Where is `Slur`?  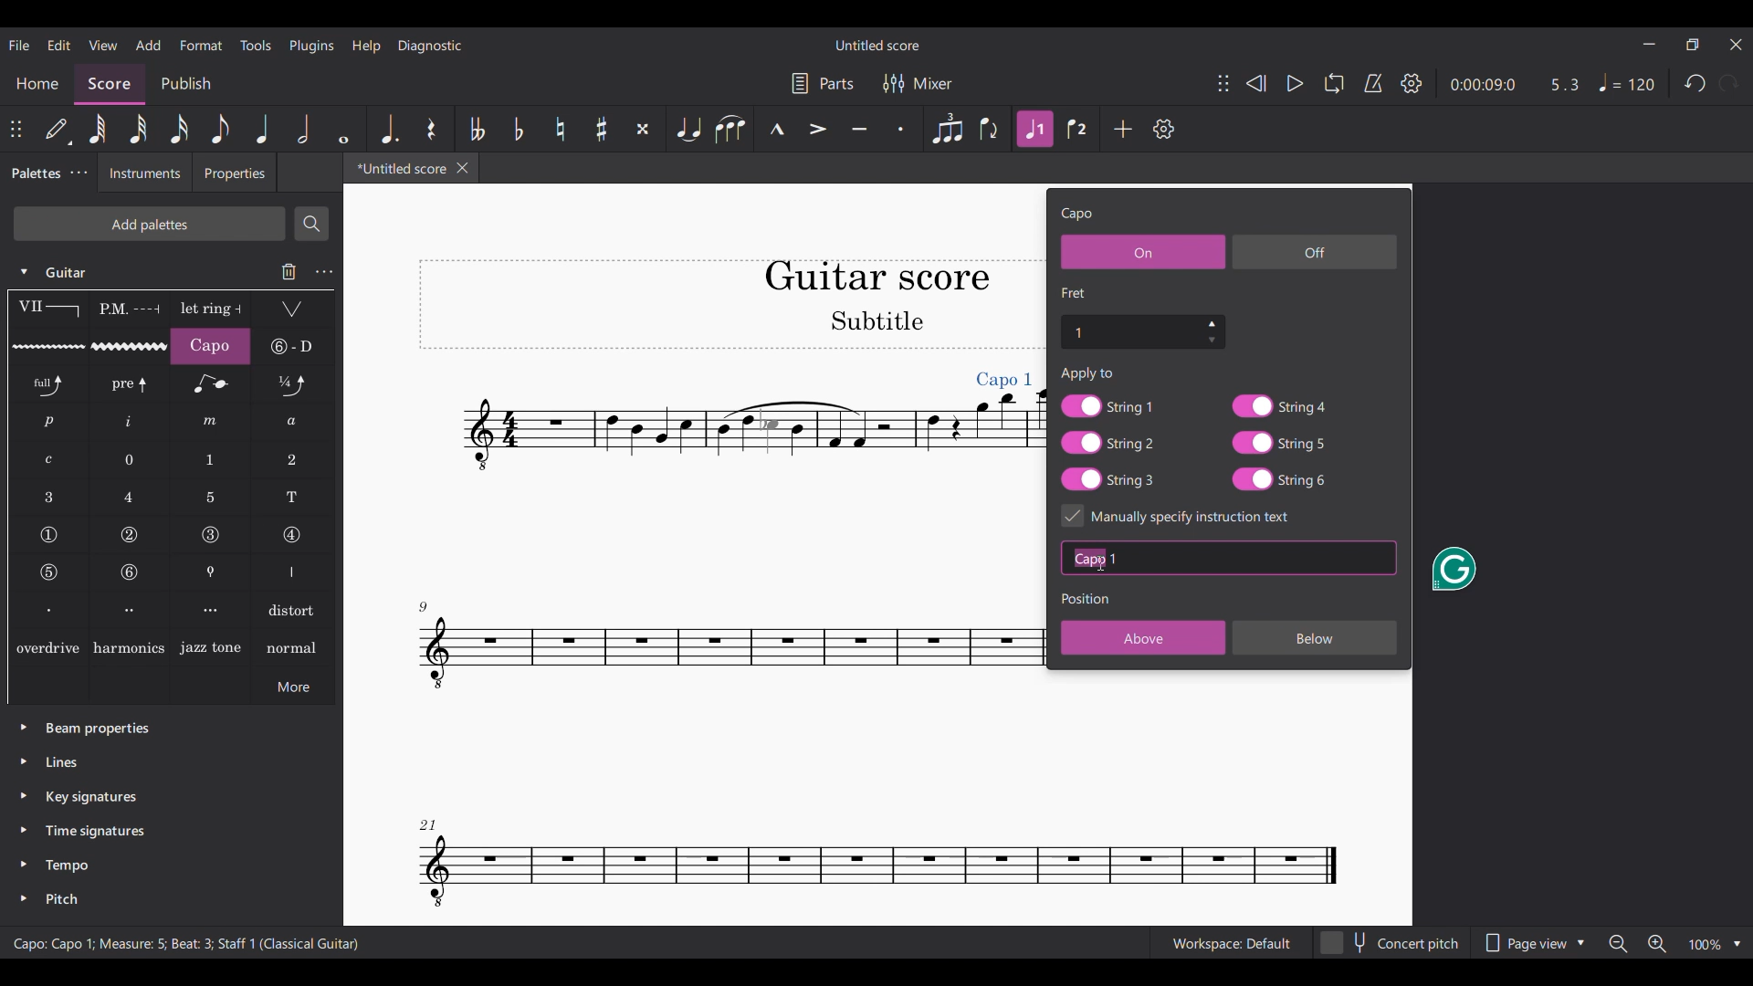 Slur is located at coordinates (730, 129).